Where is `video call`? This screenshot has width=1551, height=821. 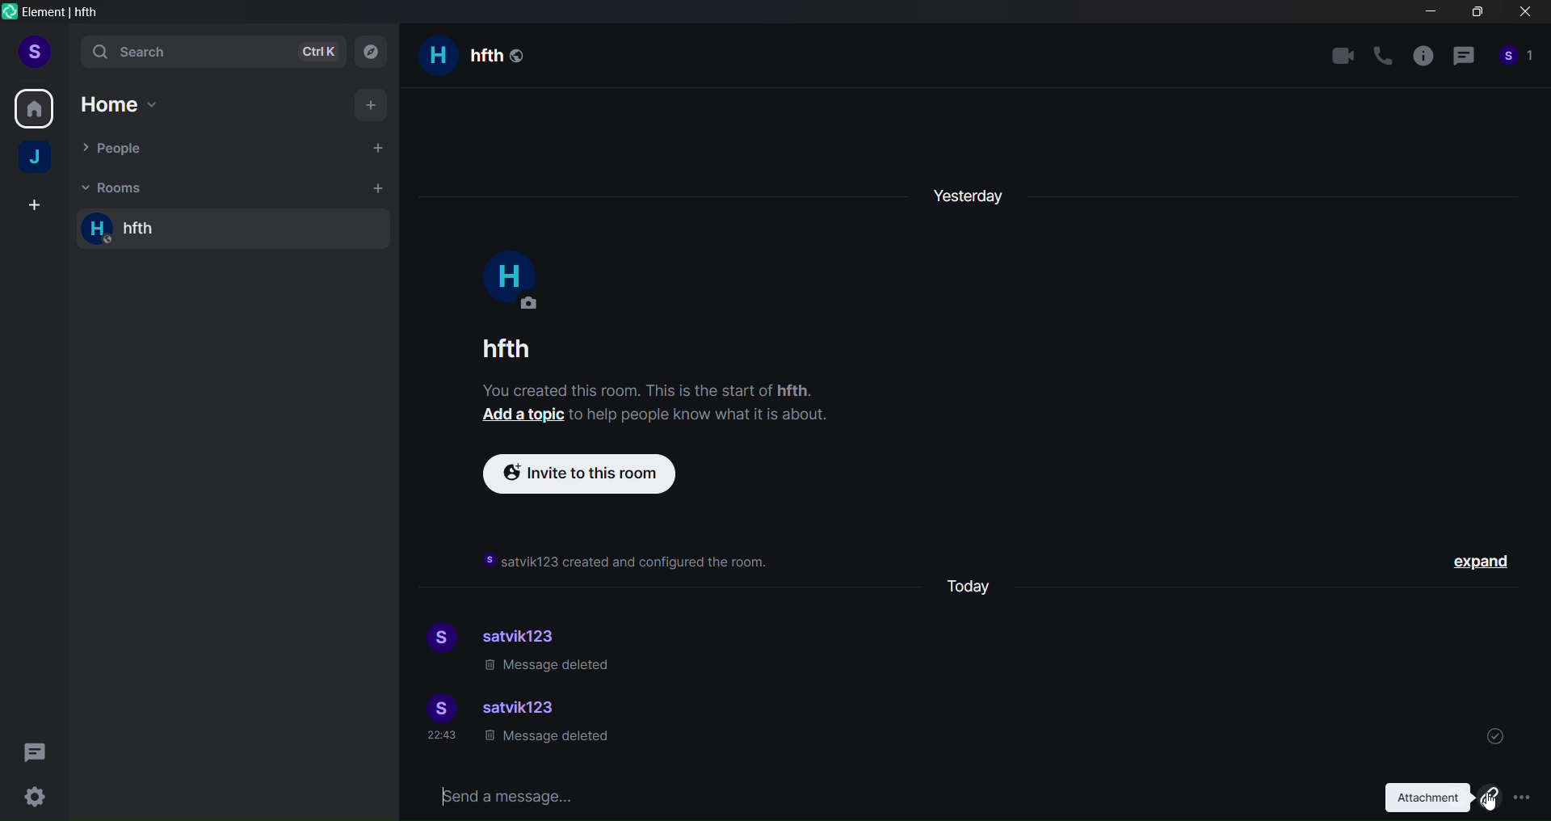 video call is located at coordinates (1343, 55).